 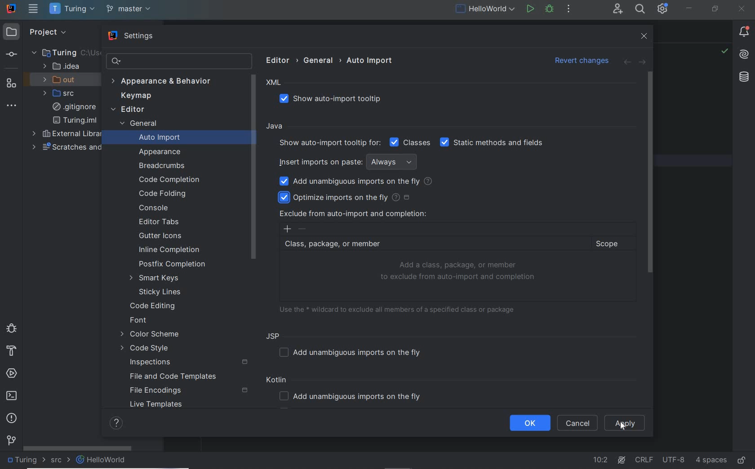 What do you see at coordinates (744, 32) in the screenshot?
I see `NOTIFICATIONS` at bounding box center [744, 32].